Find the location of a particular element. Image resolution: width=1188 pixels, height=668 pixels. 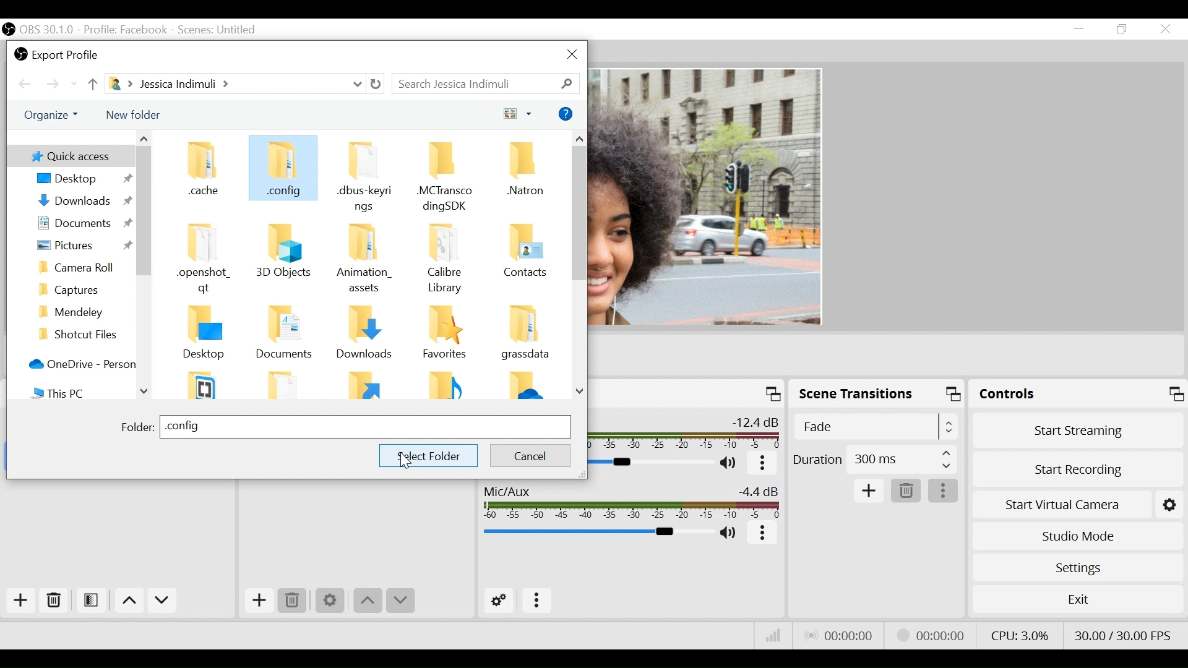

Start Streaming is located at coordinates (1080, 430).